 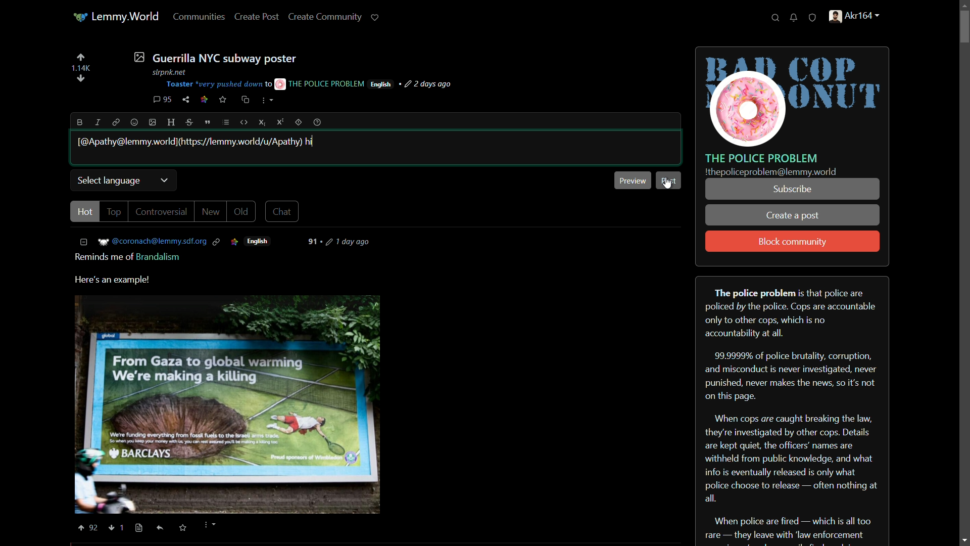 I want to click on language, so click(x=381, y=84).